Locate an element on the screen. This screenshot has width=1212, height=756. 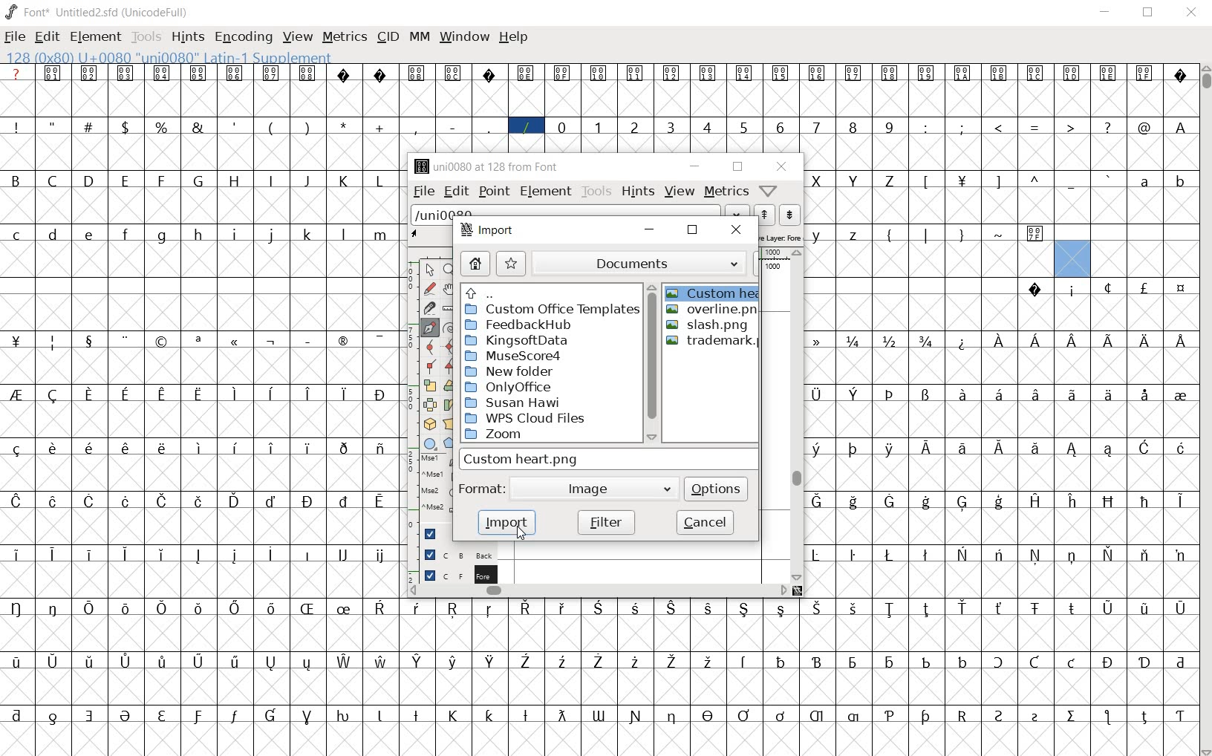
glyph is located at coordinates (1144, 717).